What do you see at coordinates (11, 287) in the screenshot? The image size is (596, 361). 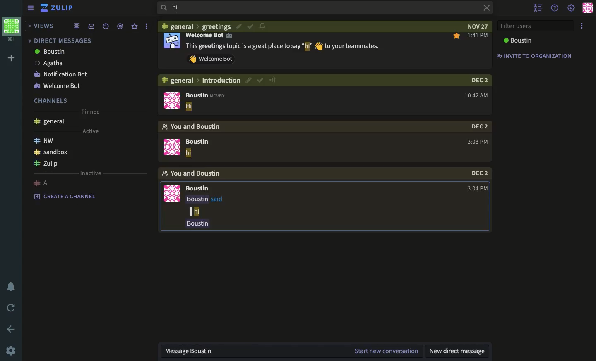 I see `notification` at bounding box center [11, 287].